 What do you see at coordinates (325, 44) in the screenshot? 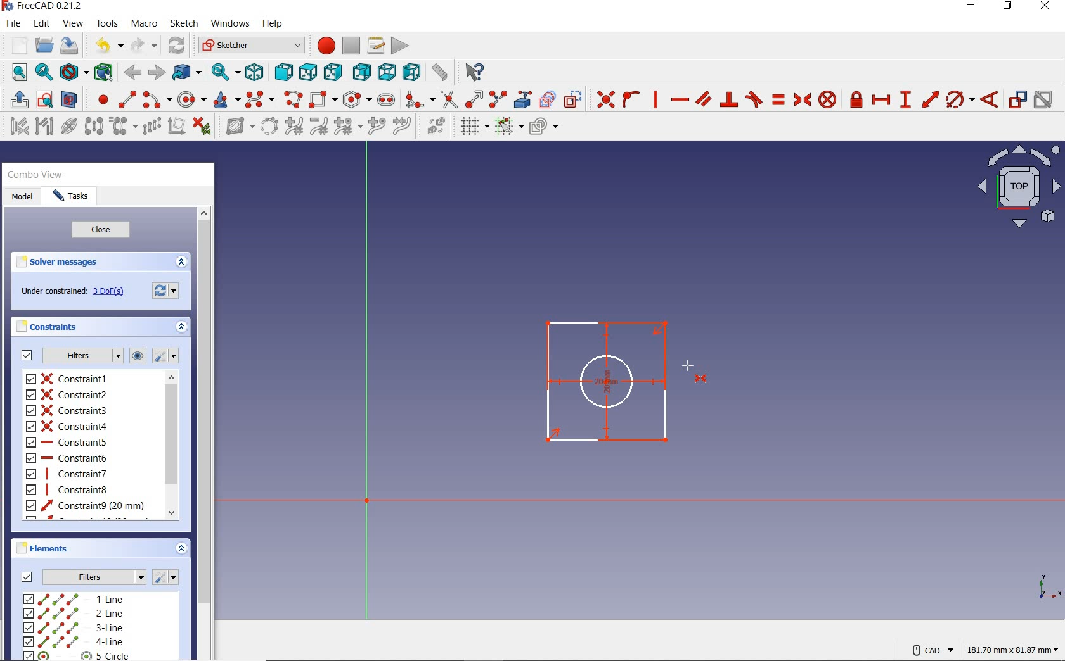
I see `macro recording` at bounding box center [325, 44].